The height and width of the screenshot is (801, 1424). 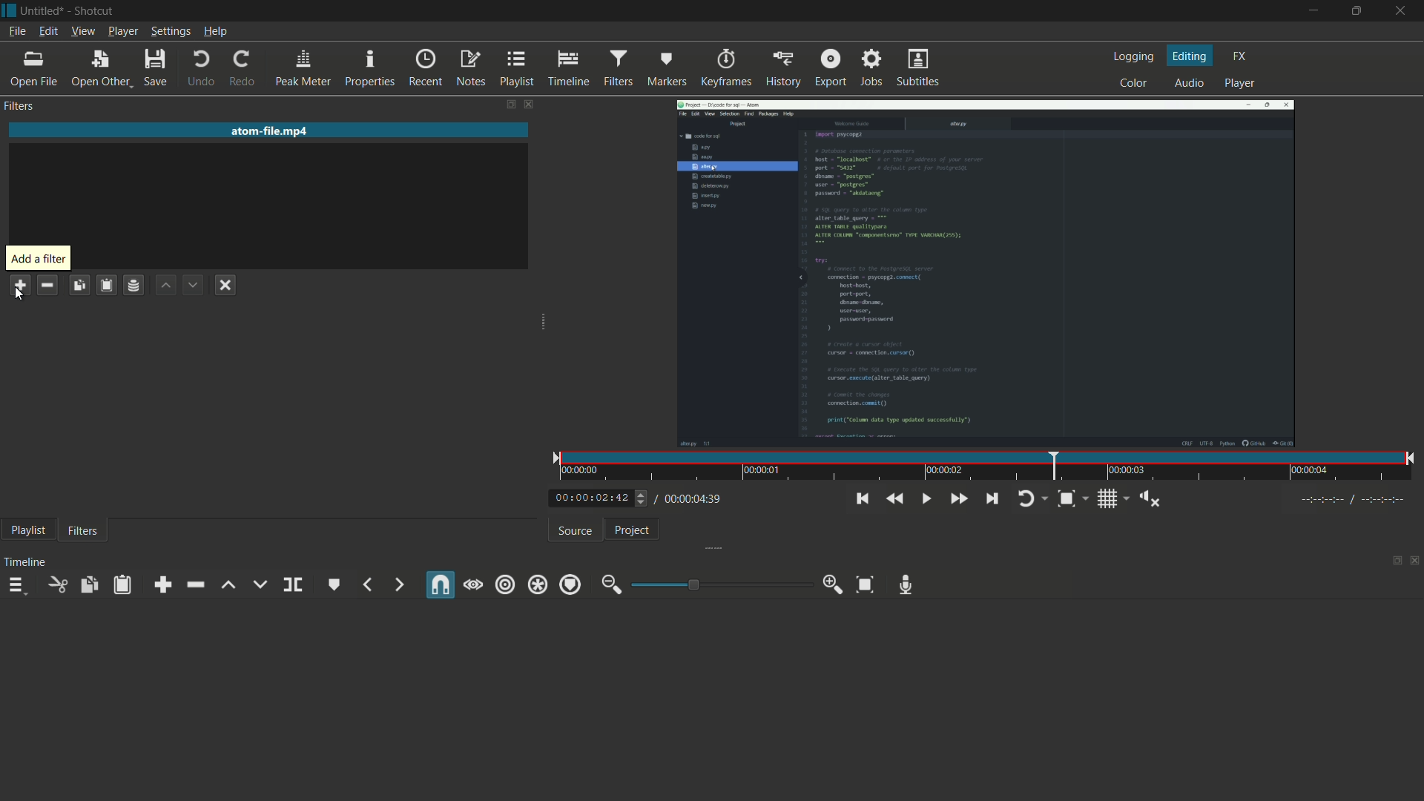 I want to click on save, so click(x=154, y=70).